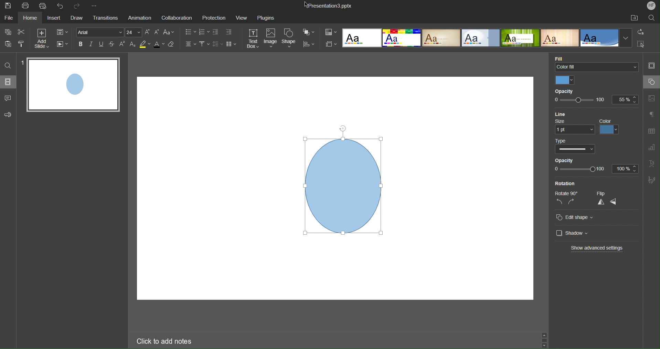 The height and width of the screenshot is (349, 660). I want to click on Signature, so click(652, 180).